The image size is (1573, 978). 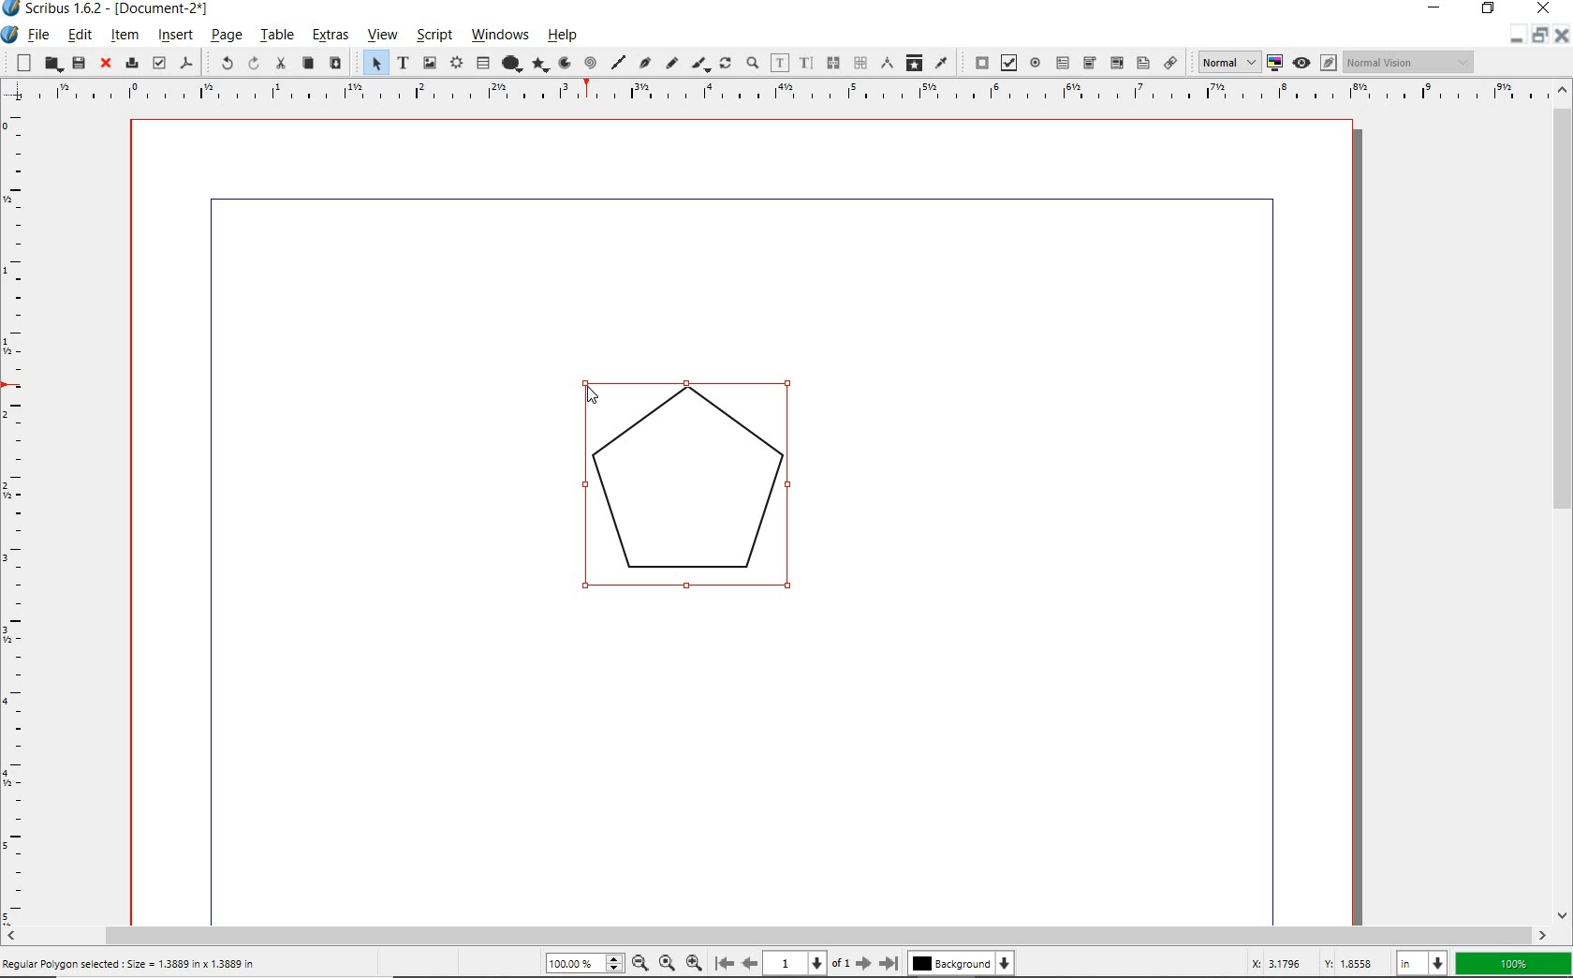 I want to click on x: 3.17%, so click(x=1272, y=963).